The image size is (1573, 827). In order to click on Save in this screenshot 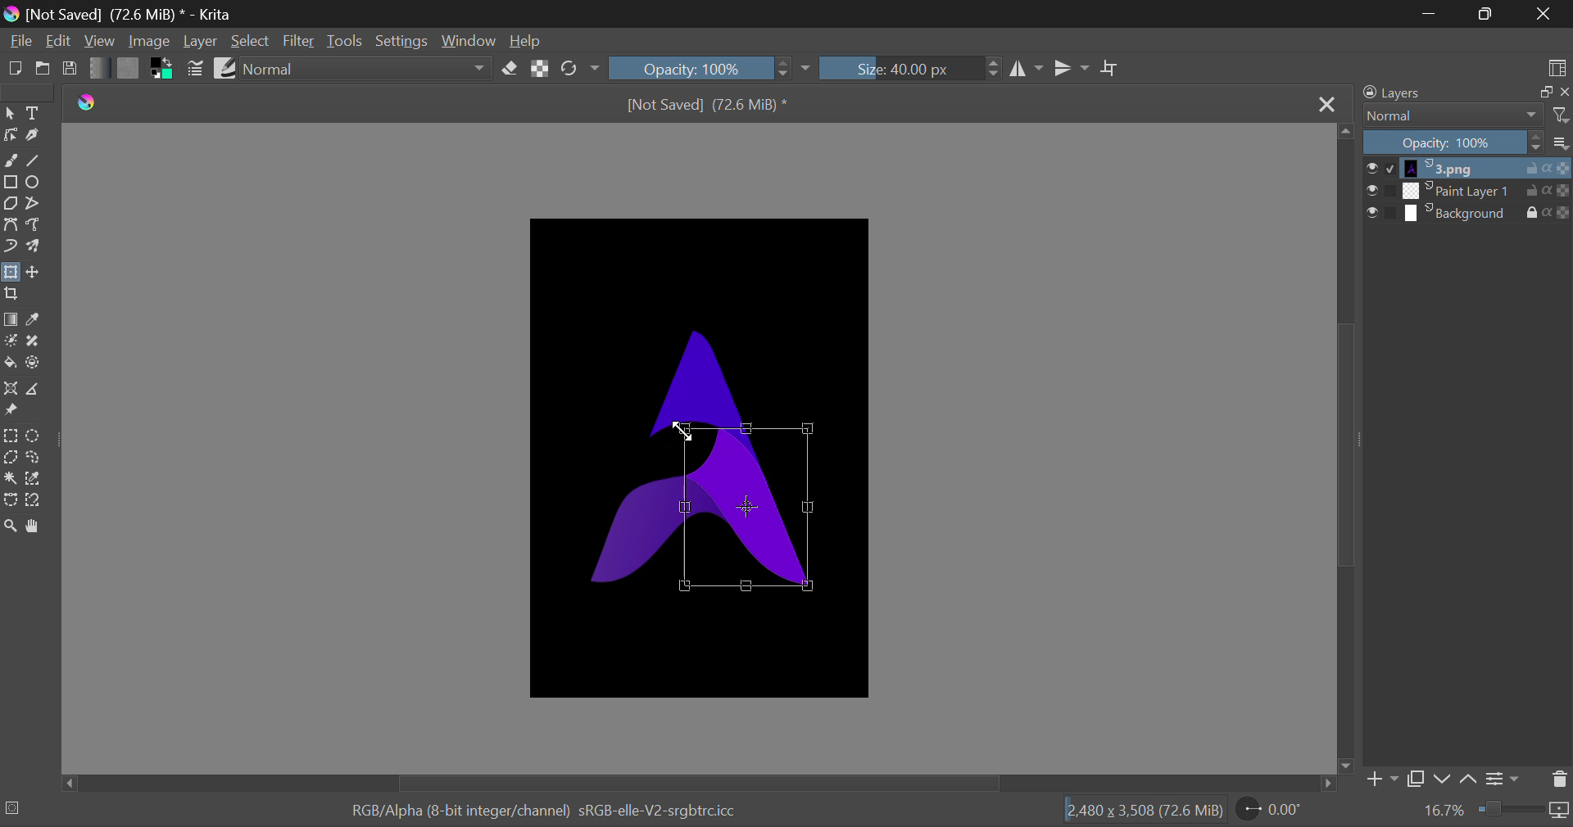, I will do `click(70, 68)`.